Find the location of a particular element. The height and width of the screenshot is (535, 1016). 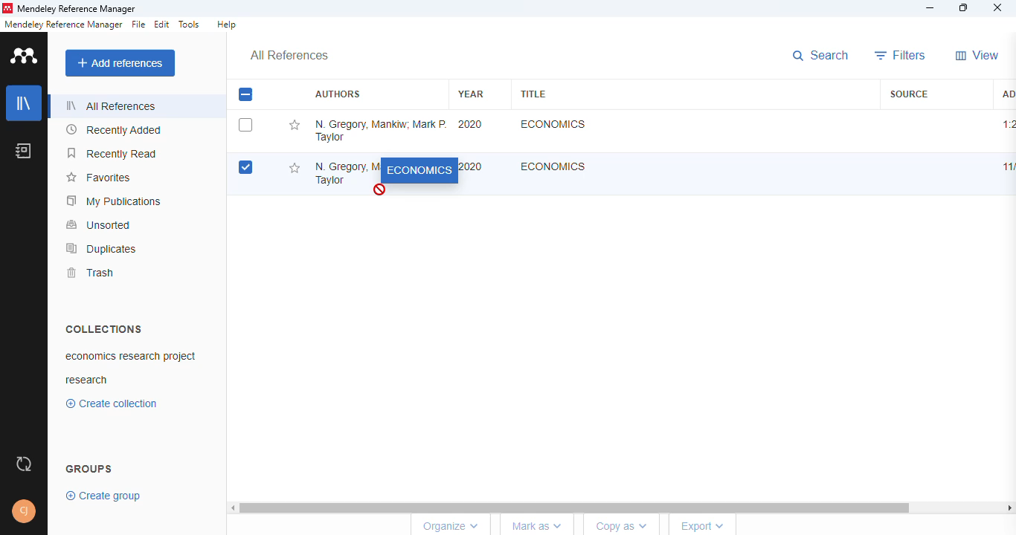

Economics is located at coordinates (551, 124).